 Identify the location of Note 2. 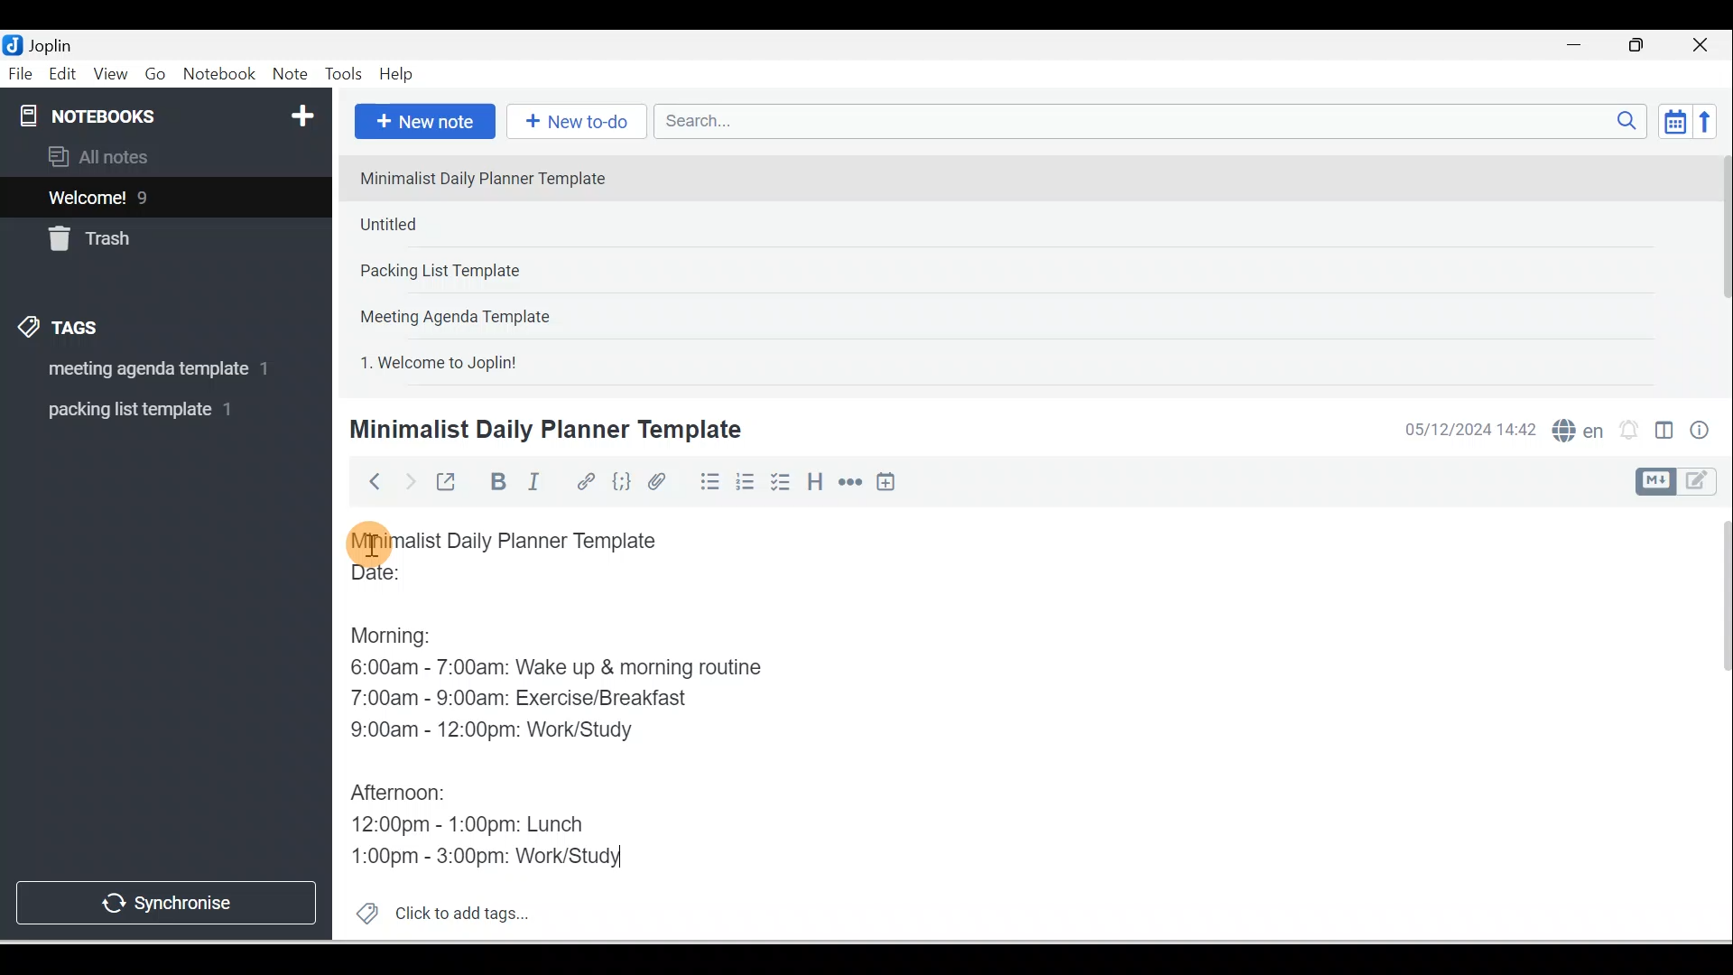
(477, 224).